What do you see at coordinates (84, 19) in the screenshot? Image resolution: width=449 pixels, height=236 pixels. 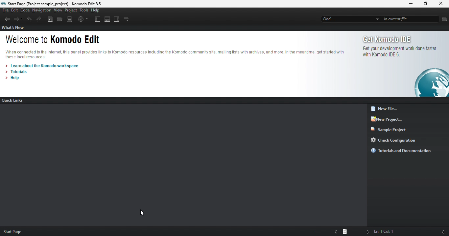 I see `browse` at bounding box center [84, 19].